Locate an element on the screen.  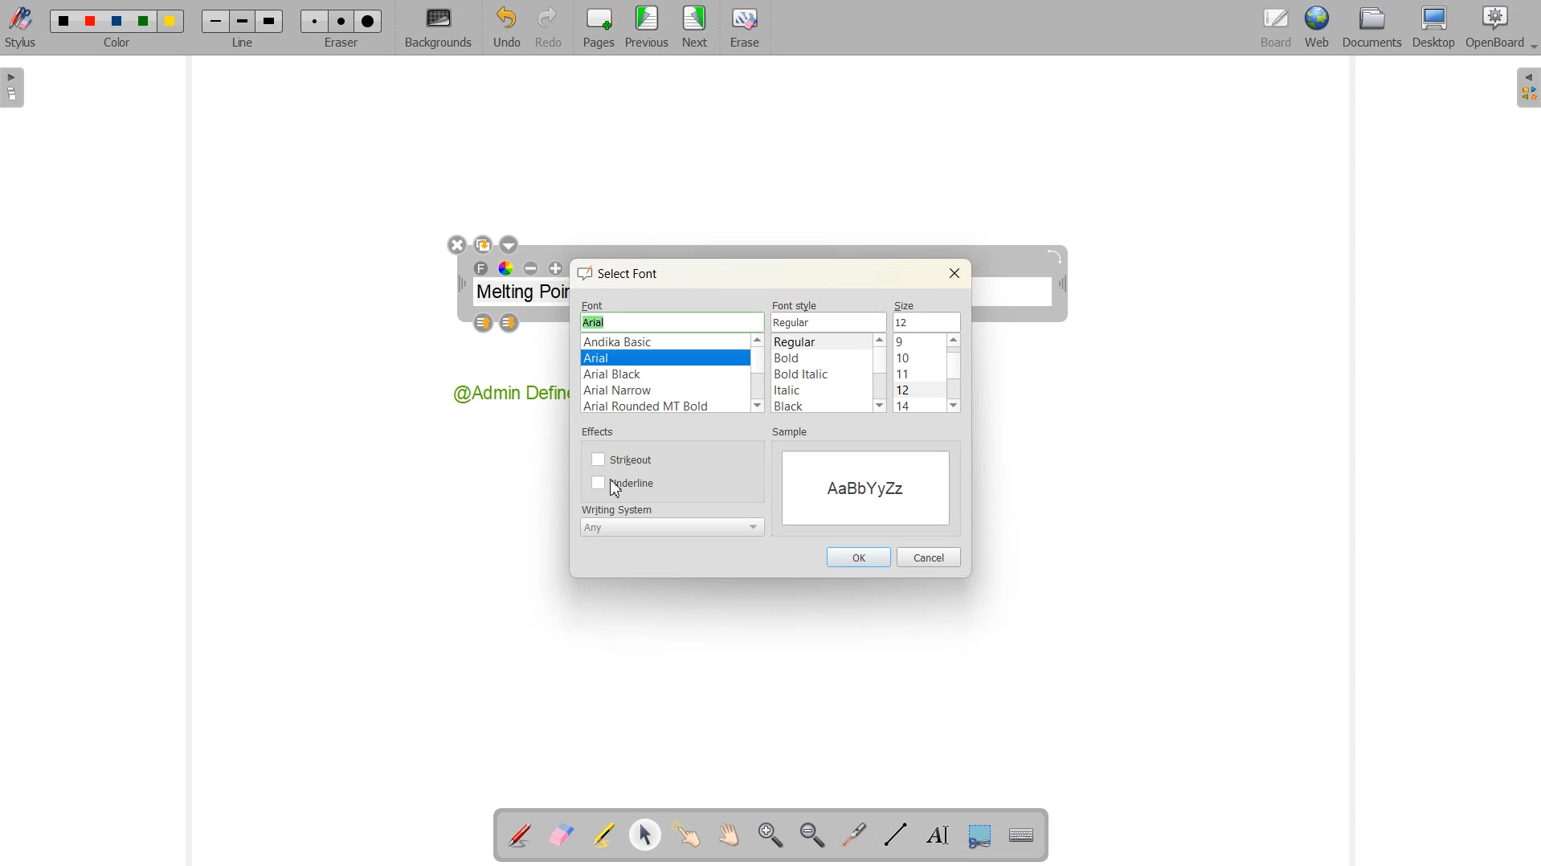
Text box width adjuster is located at coordinates (461, 284).